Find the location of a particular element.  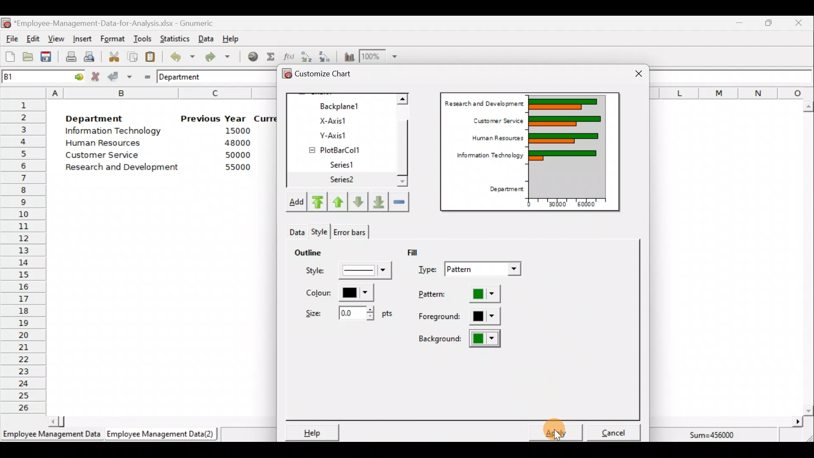

Human Resources is located at coordinates (494, 139).